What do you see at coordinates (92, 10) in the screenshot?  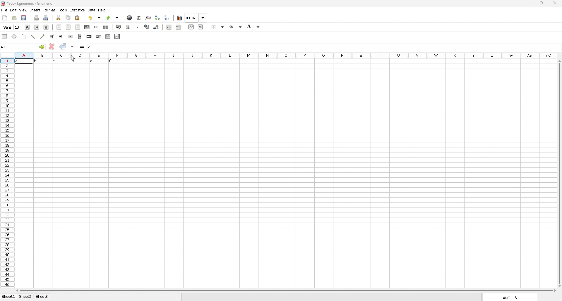 I see `data` at bounding box center [92, 10].